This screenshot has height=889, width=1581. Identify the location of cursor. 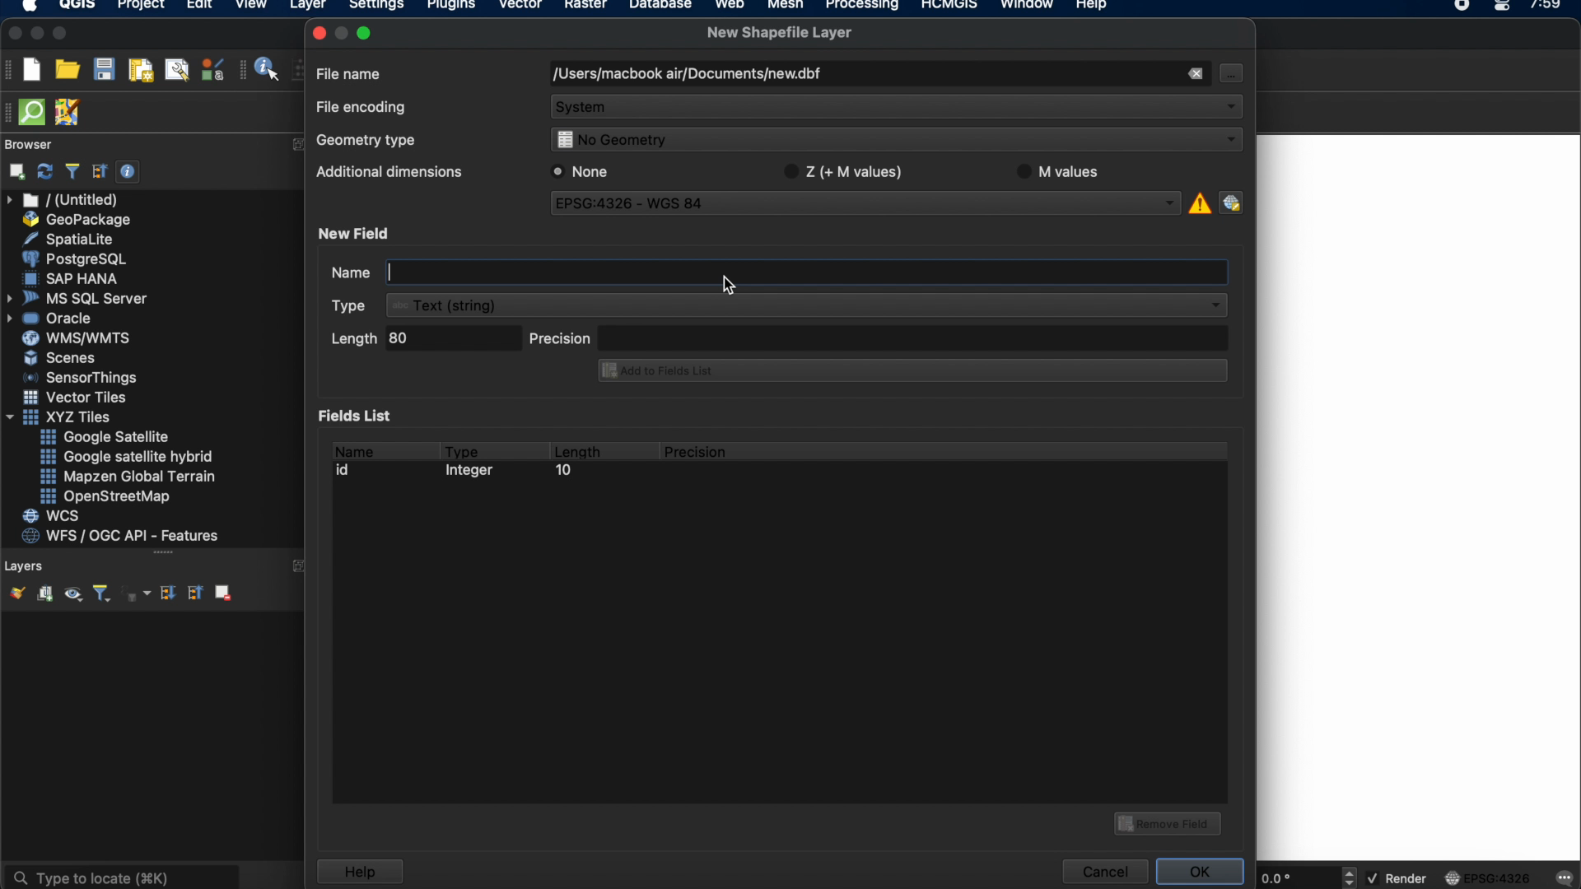
(739, 286).